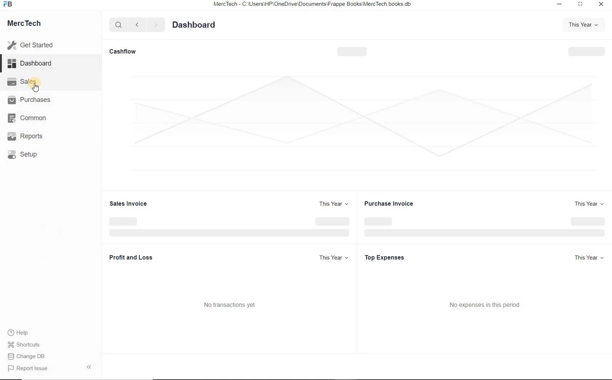  I want to click on Purchase Invoice, so click(395, 203).